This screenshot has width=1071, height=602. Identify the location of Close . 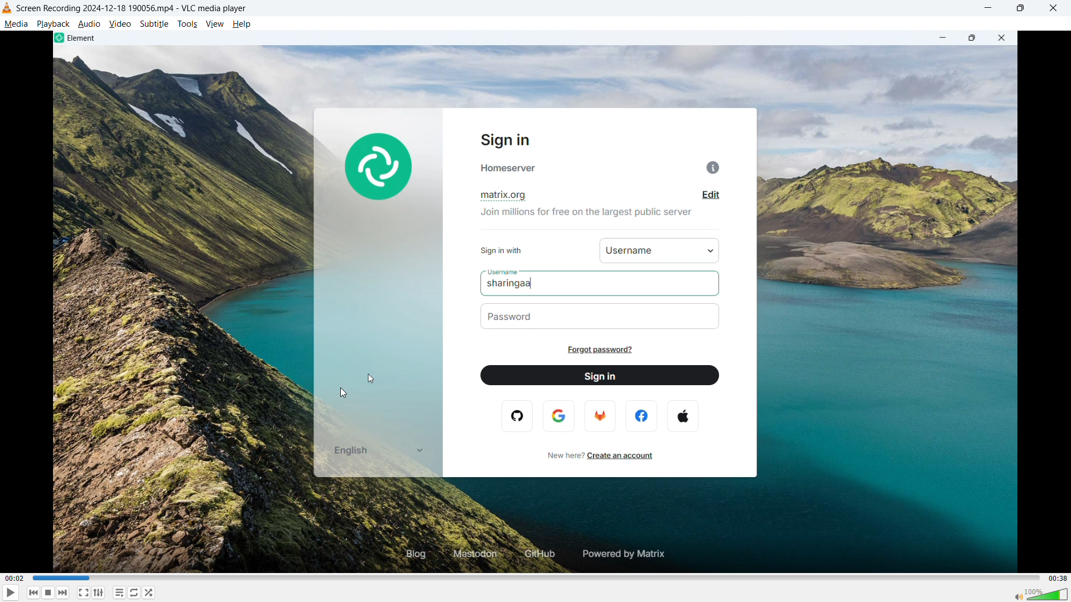
(1053, 8).